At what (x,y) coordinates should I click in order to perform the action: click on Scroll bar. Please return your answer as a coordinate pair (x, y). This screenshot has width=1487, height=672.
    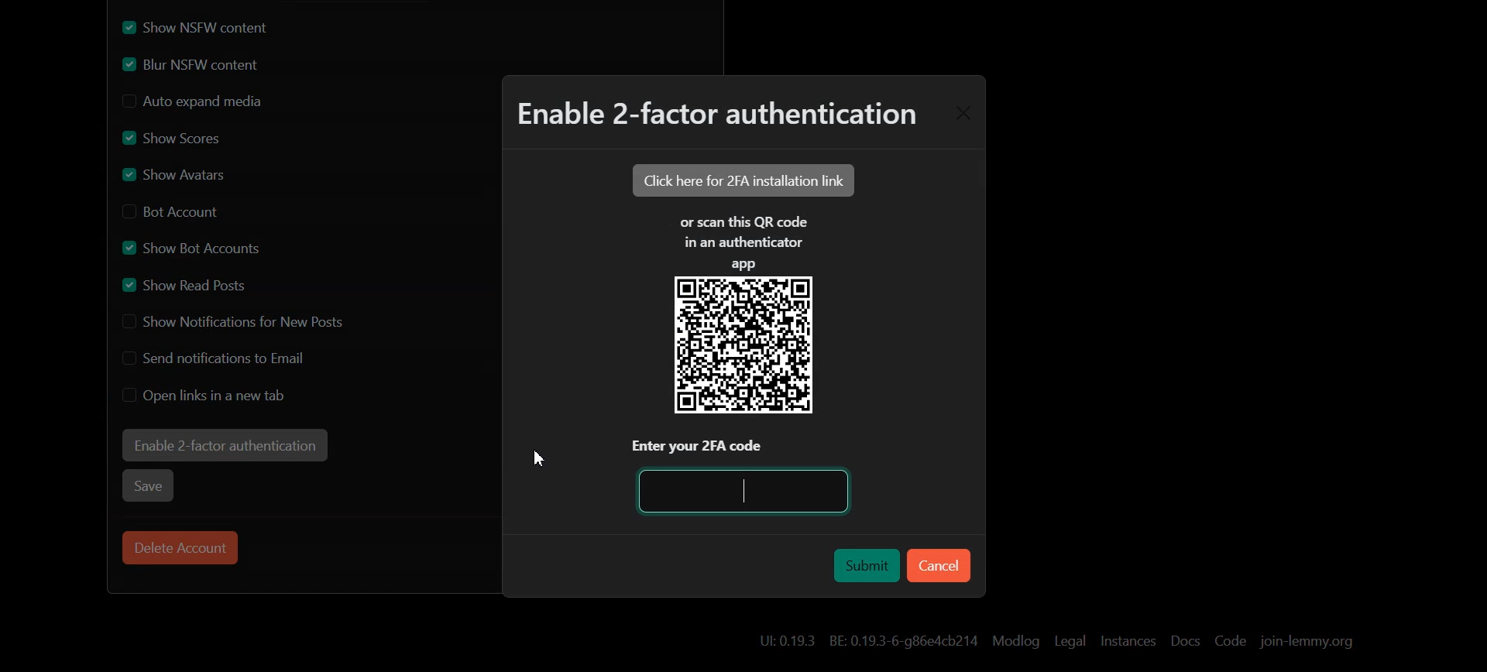
    Looking at the image, I should click on (1474, 336).